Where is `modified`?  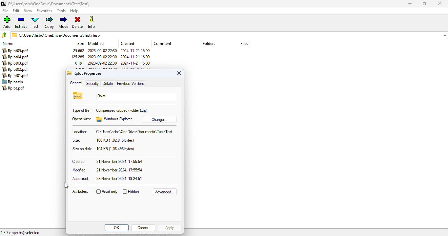
modified is located at coordinates (96, 43).